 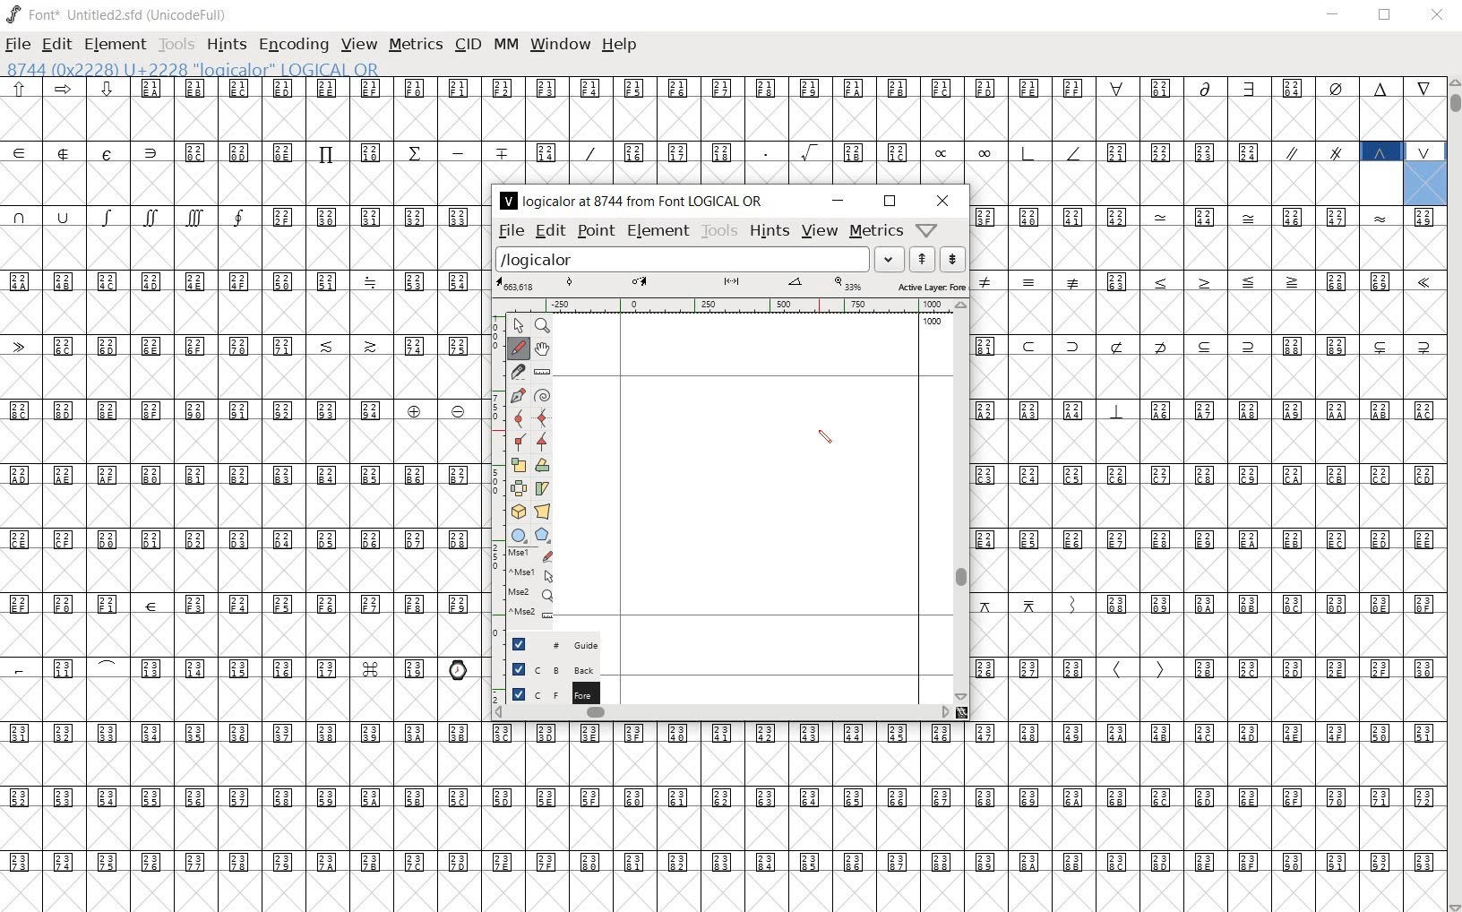 What do you see at coordinates (525, 586) in the screenshot?
I see `mse1 mse1 mse2 mse2` at bounding box center [525, 586].